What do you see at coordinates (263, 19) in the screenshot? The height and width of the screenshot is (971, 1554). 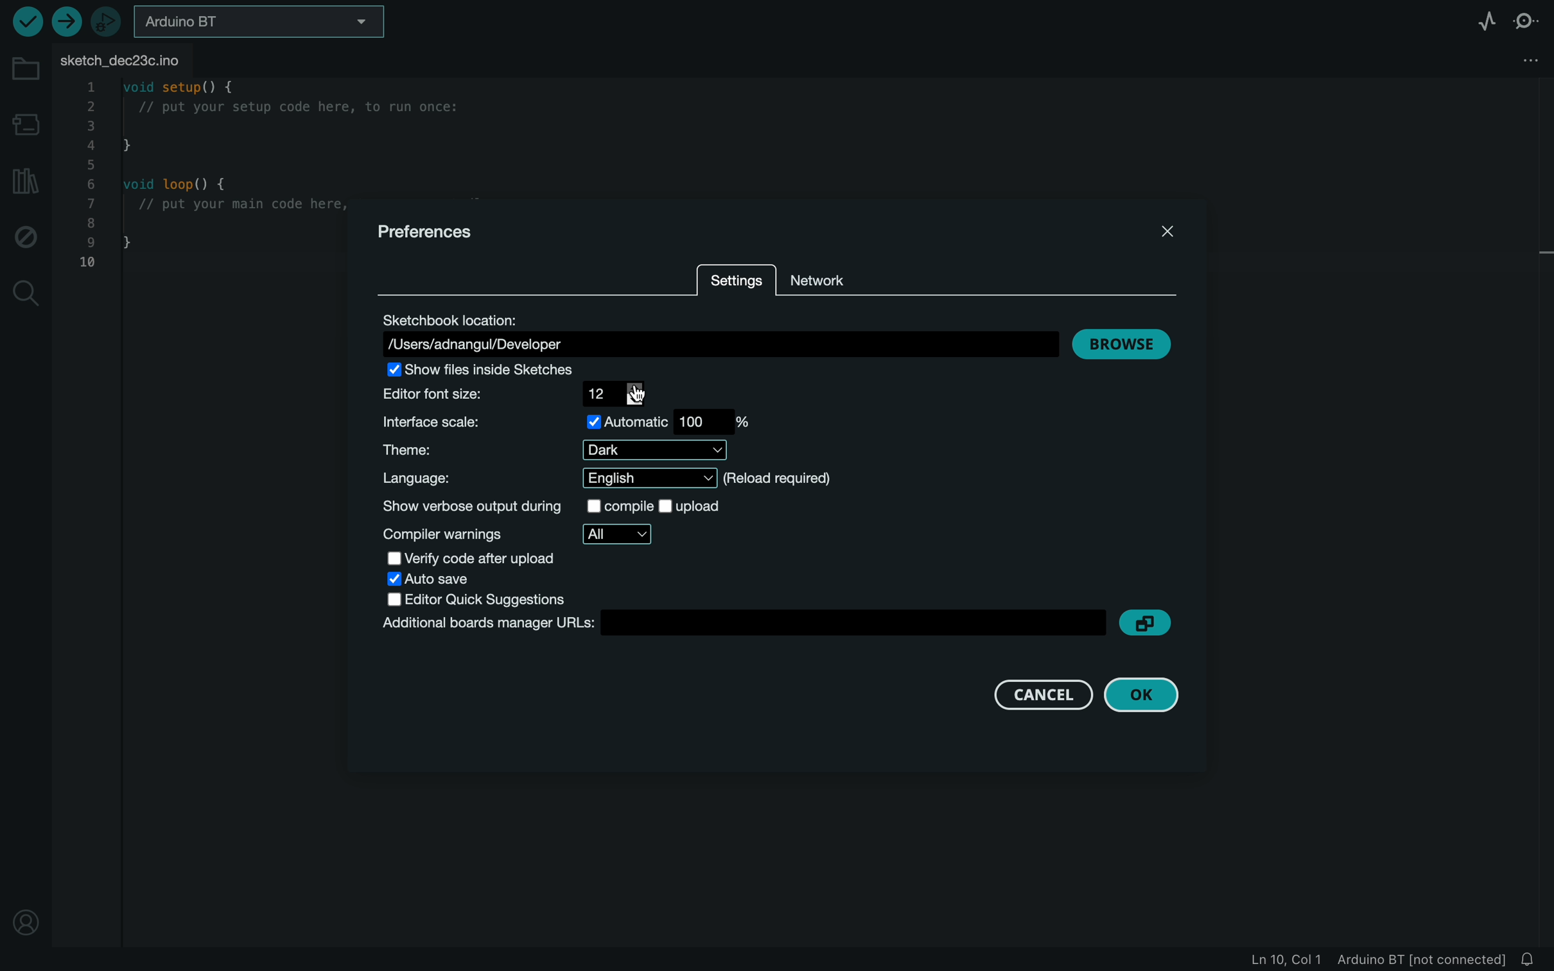 I see `board selecter` at bounding box center [263, 19].